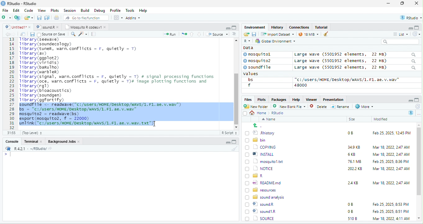 This screenshot has height=224, width=423. Describe the element at coordinates (301, 85) in the screenshot. I see `48000` at that location.